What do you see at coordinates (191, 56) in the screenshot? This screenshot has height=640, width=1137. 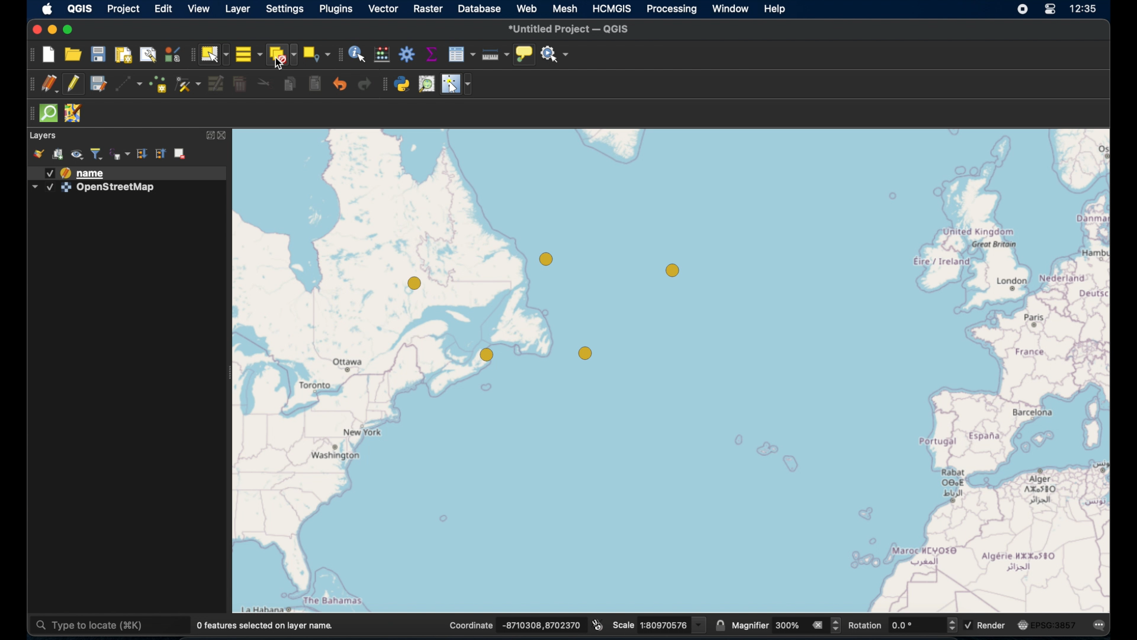 I see `selection toolbar` at bounding box center [191, 56].